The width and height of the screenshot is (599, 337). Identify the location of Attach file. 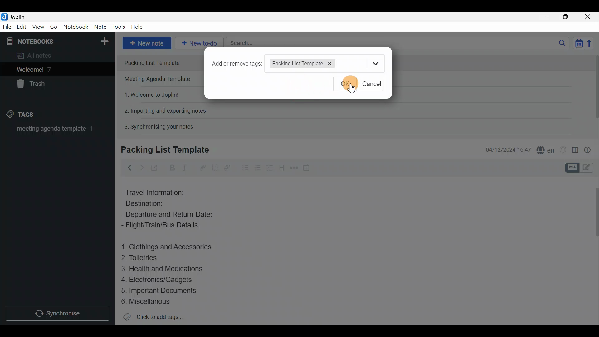
(227, 167).